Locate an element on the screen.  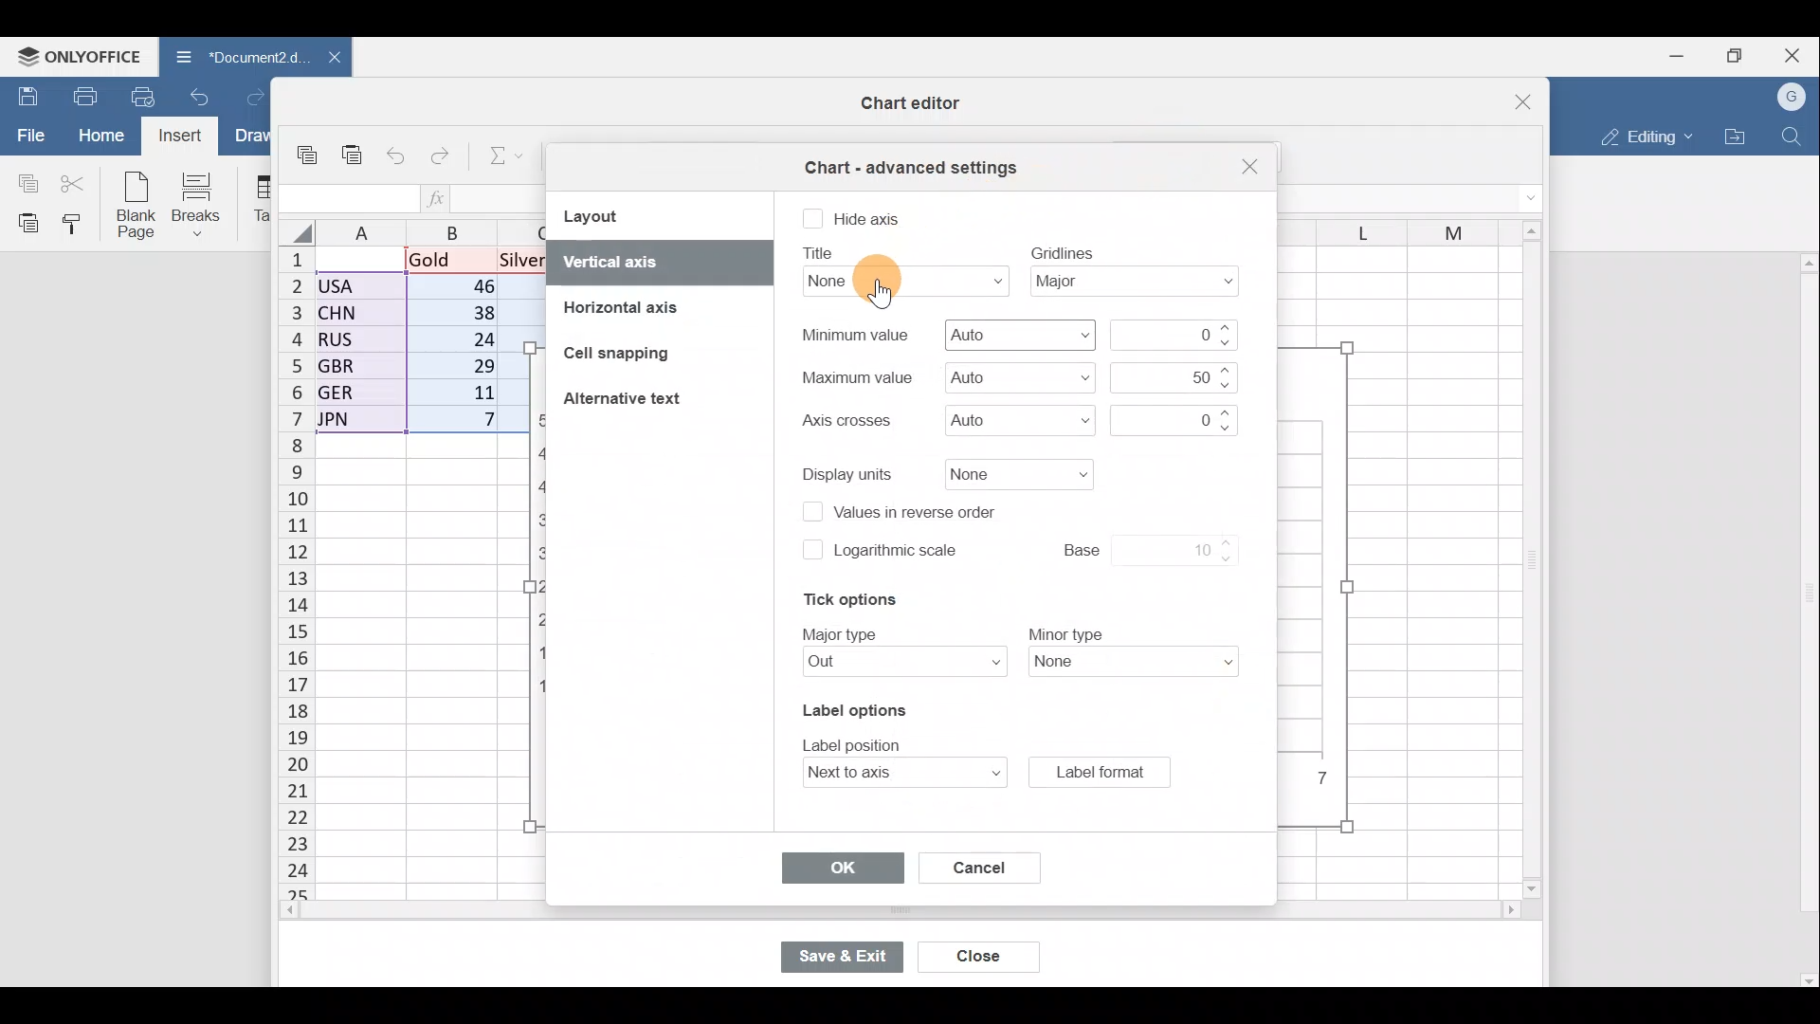
Open file location is located at coordinates (1737, 136).